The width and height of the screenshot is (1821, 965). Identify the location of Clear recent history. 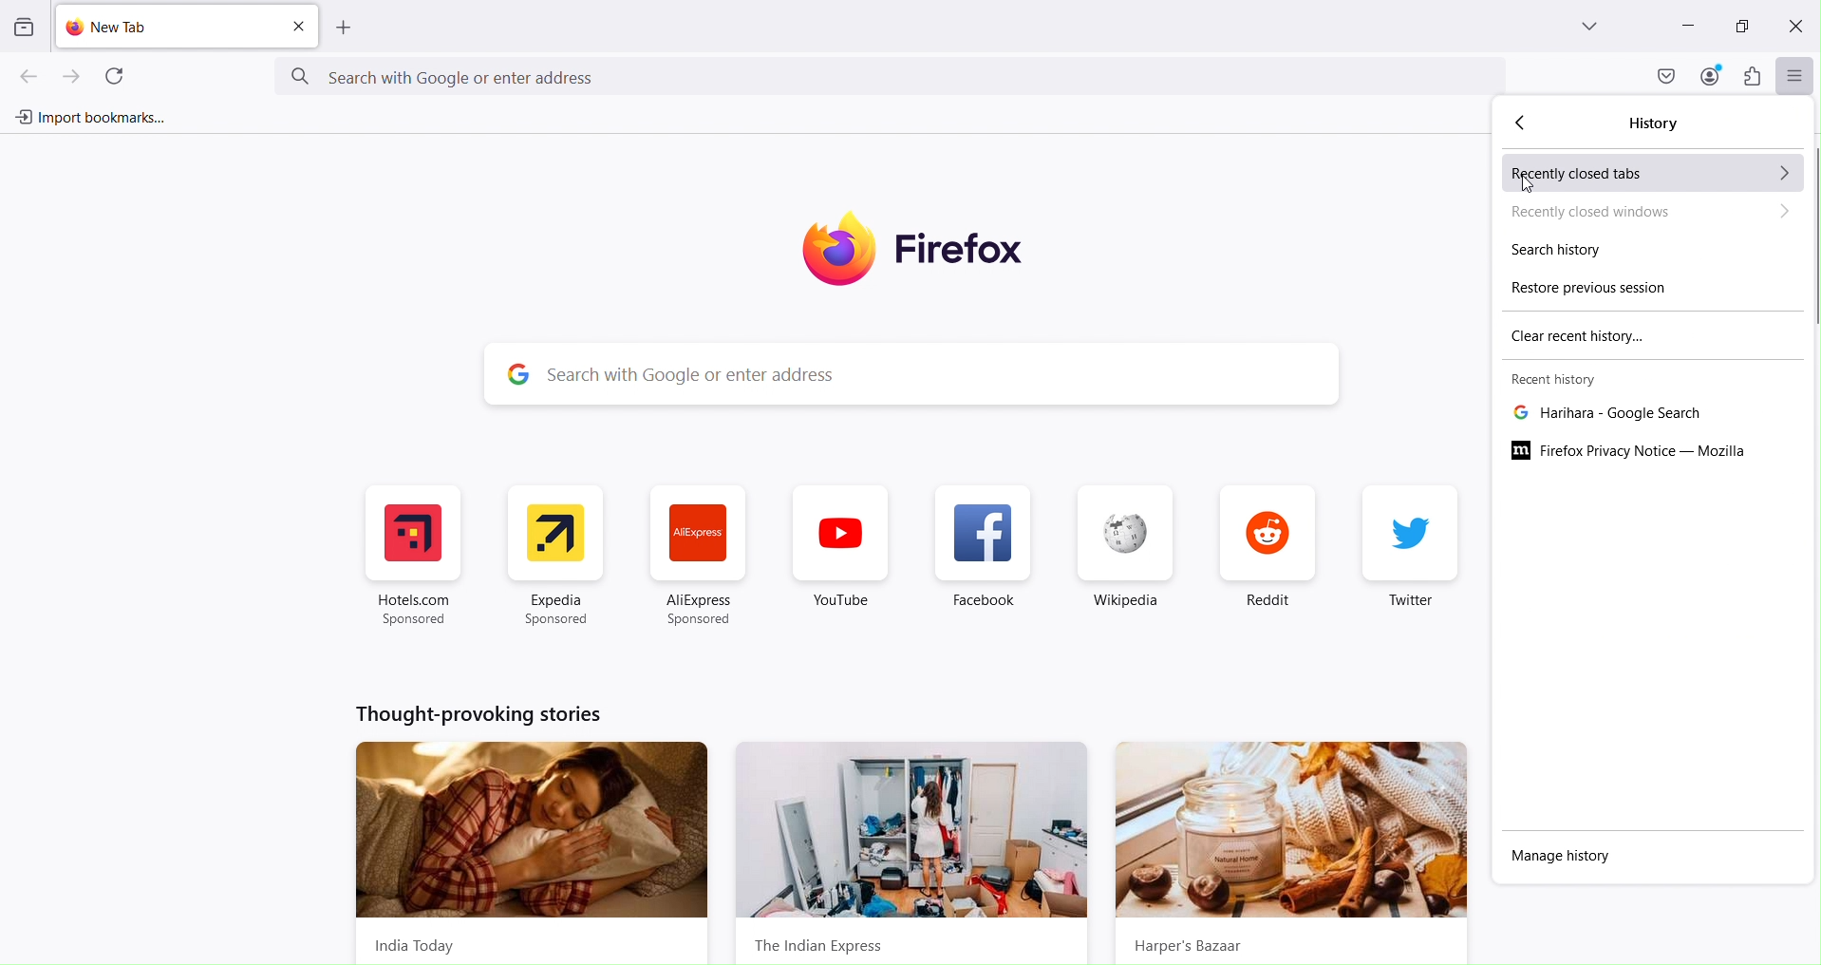
(1584, 336).